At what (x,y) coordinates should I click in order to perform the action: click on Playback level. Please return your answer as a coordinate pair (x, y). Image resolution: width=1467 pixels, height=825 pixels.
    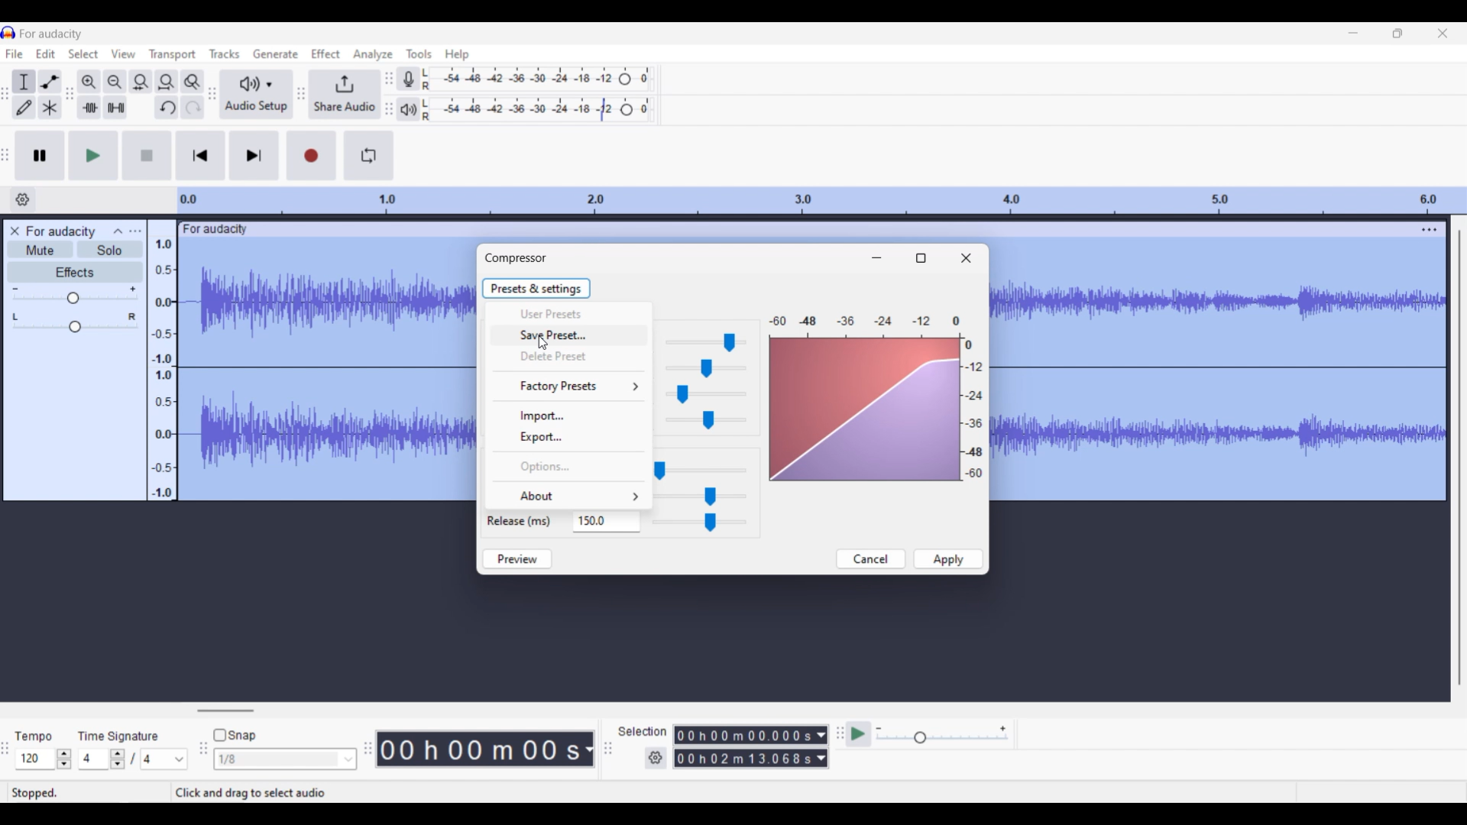
    Looking at the image, I should click on (537, 110).